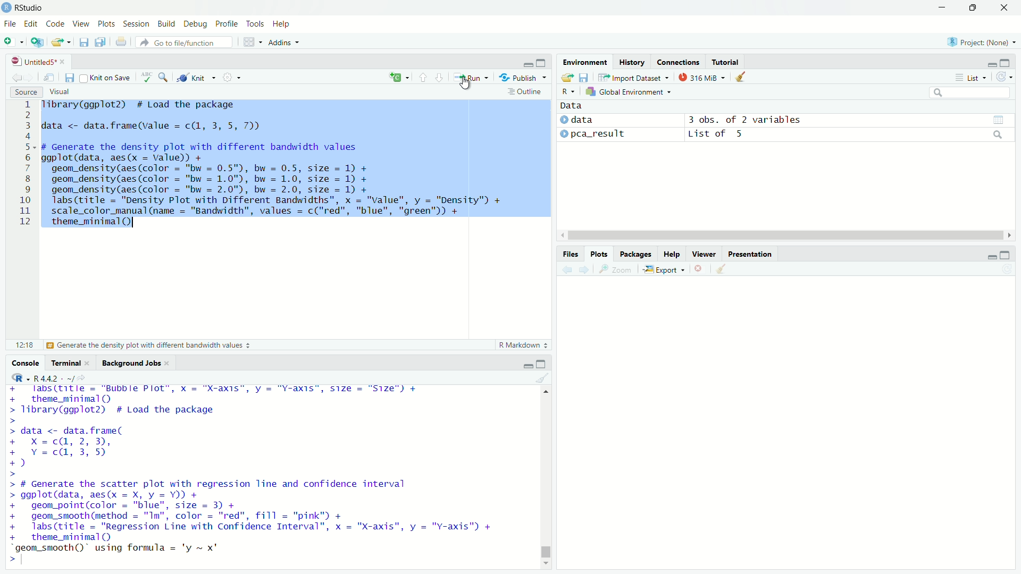 The height and width of the screenshot is (574, 1021). I want to click on restore, so click(973, 8).